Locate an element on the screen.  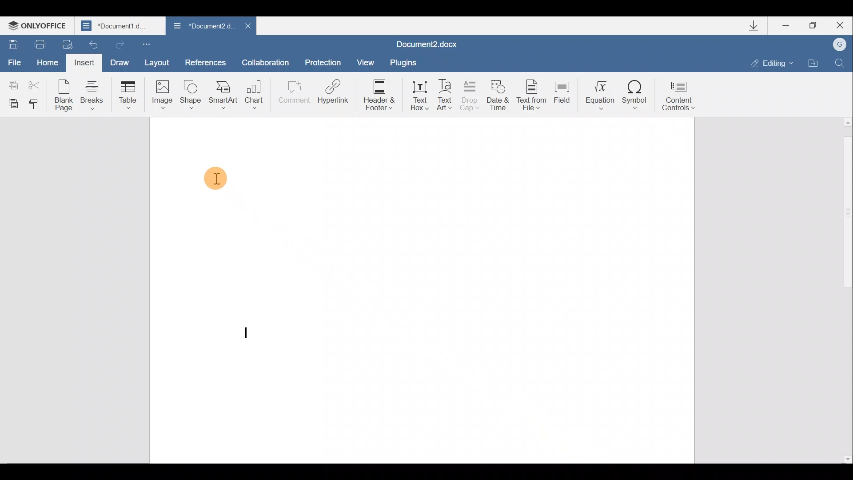
Copy style is located at coordinates (36, 104).